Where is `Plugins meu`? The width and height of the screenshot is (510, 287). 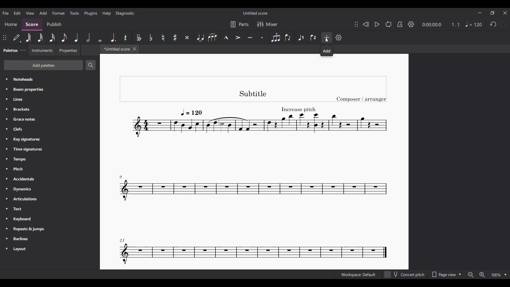 Plugins meu is located at coordinates (91, 13).